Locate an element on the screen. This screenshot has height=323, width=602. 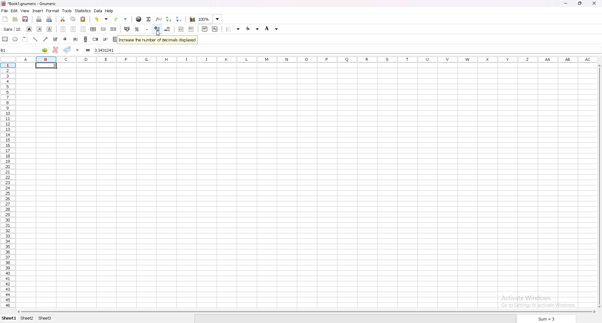
spin button is located at coordinates (96, 39).